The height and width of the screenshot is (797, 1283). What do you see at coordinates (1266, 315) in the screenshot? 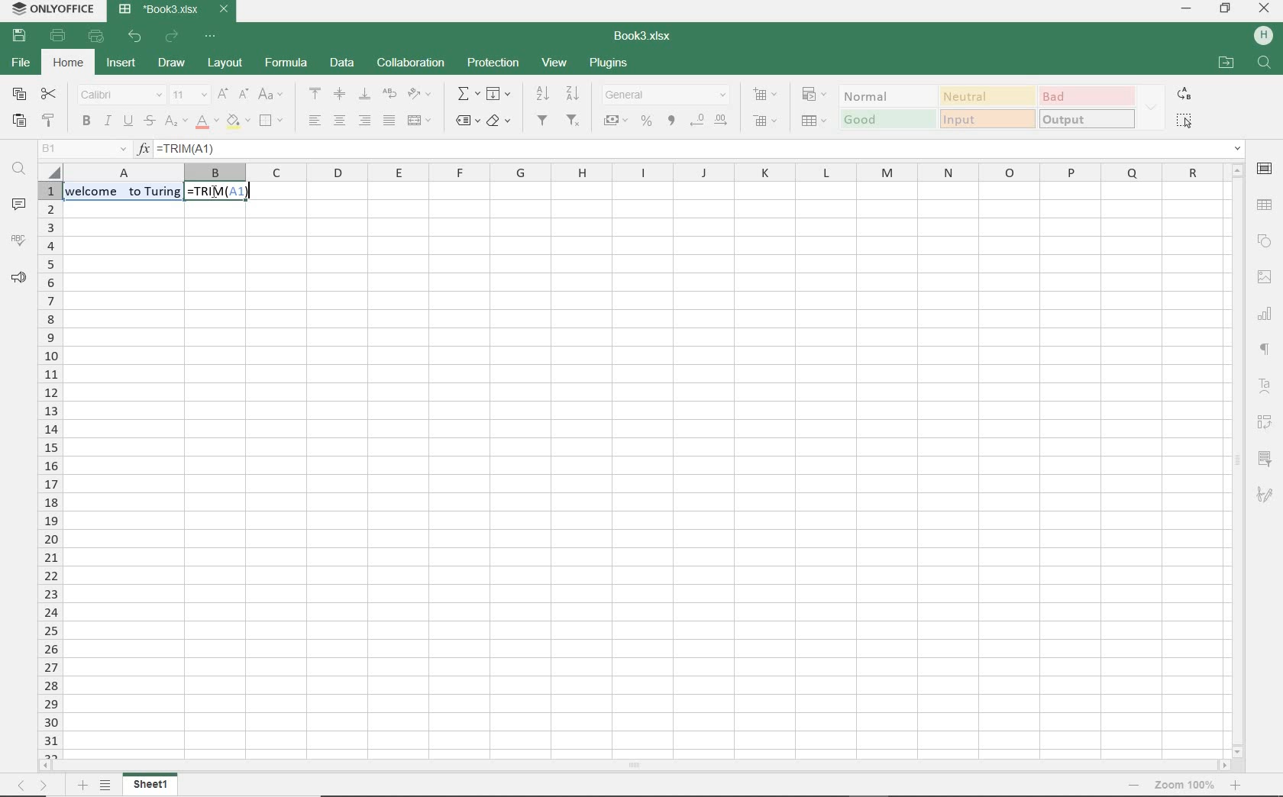
I see `chart` at bounding box center [1266, 315].